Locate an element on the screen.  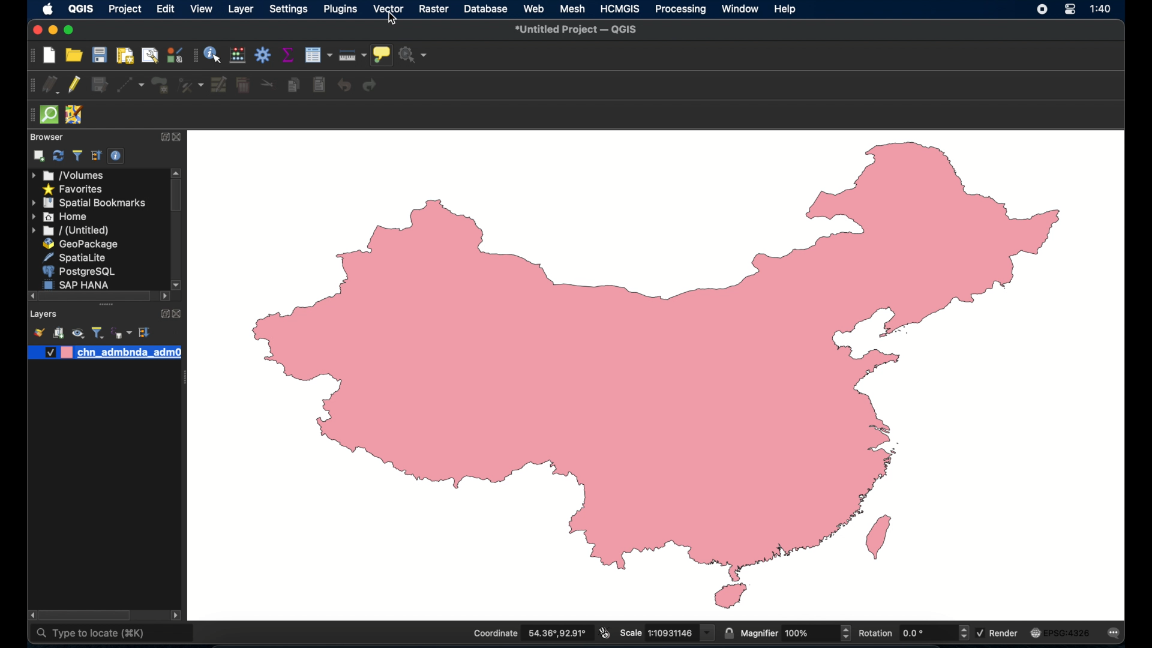
cut features is located at coordinates (267, 84).